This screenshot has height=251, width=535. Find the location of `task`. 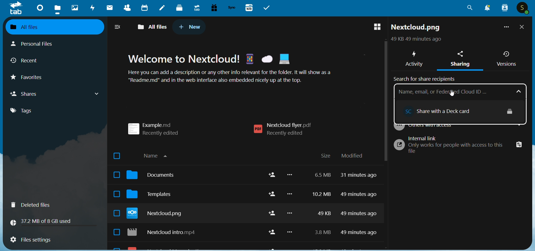

task is located at coordinates (268, 8).